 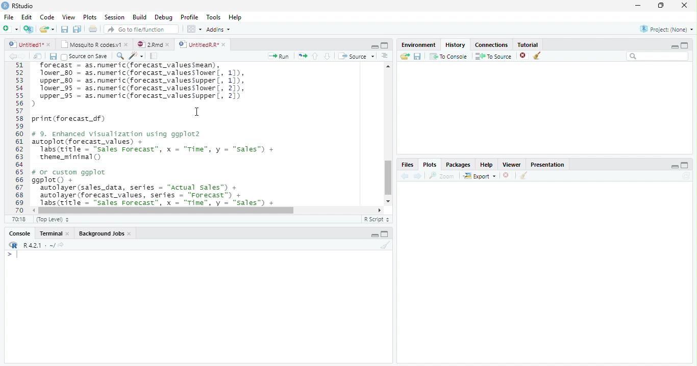 I want to click on Close, so click(x=685, y=6).